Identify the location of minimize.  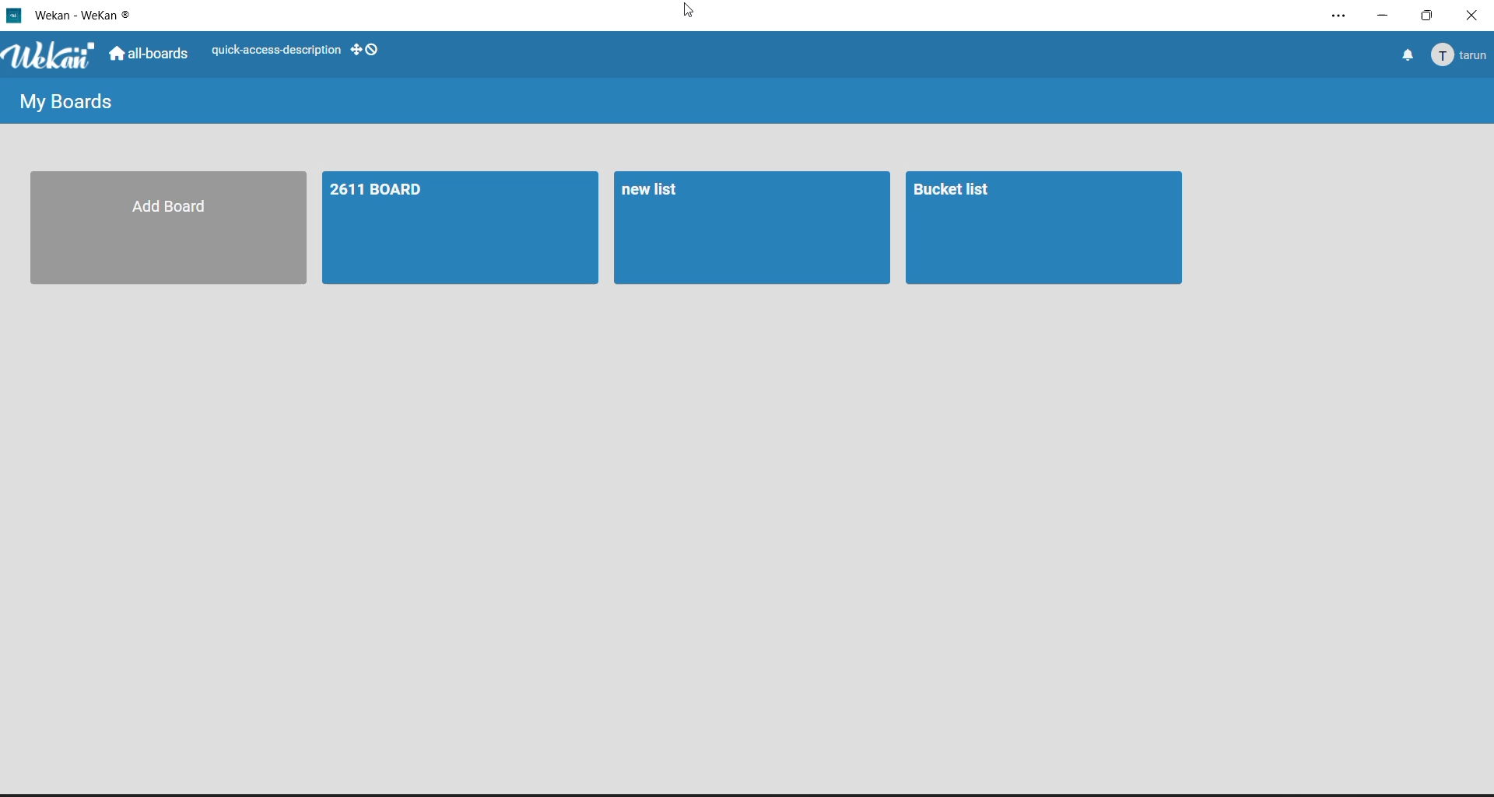
(1387, 15).